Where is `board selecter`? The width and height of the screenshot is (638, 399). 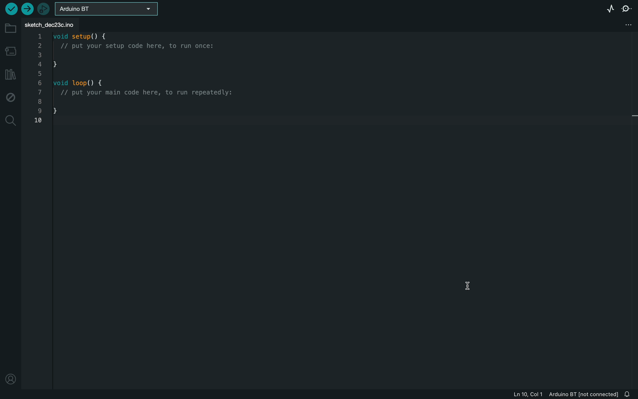 board selecter is located at coordinates (105, 9).